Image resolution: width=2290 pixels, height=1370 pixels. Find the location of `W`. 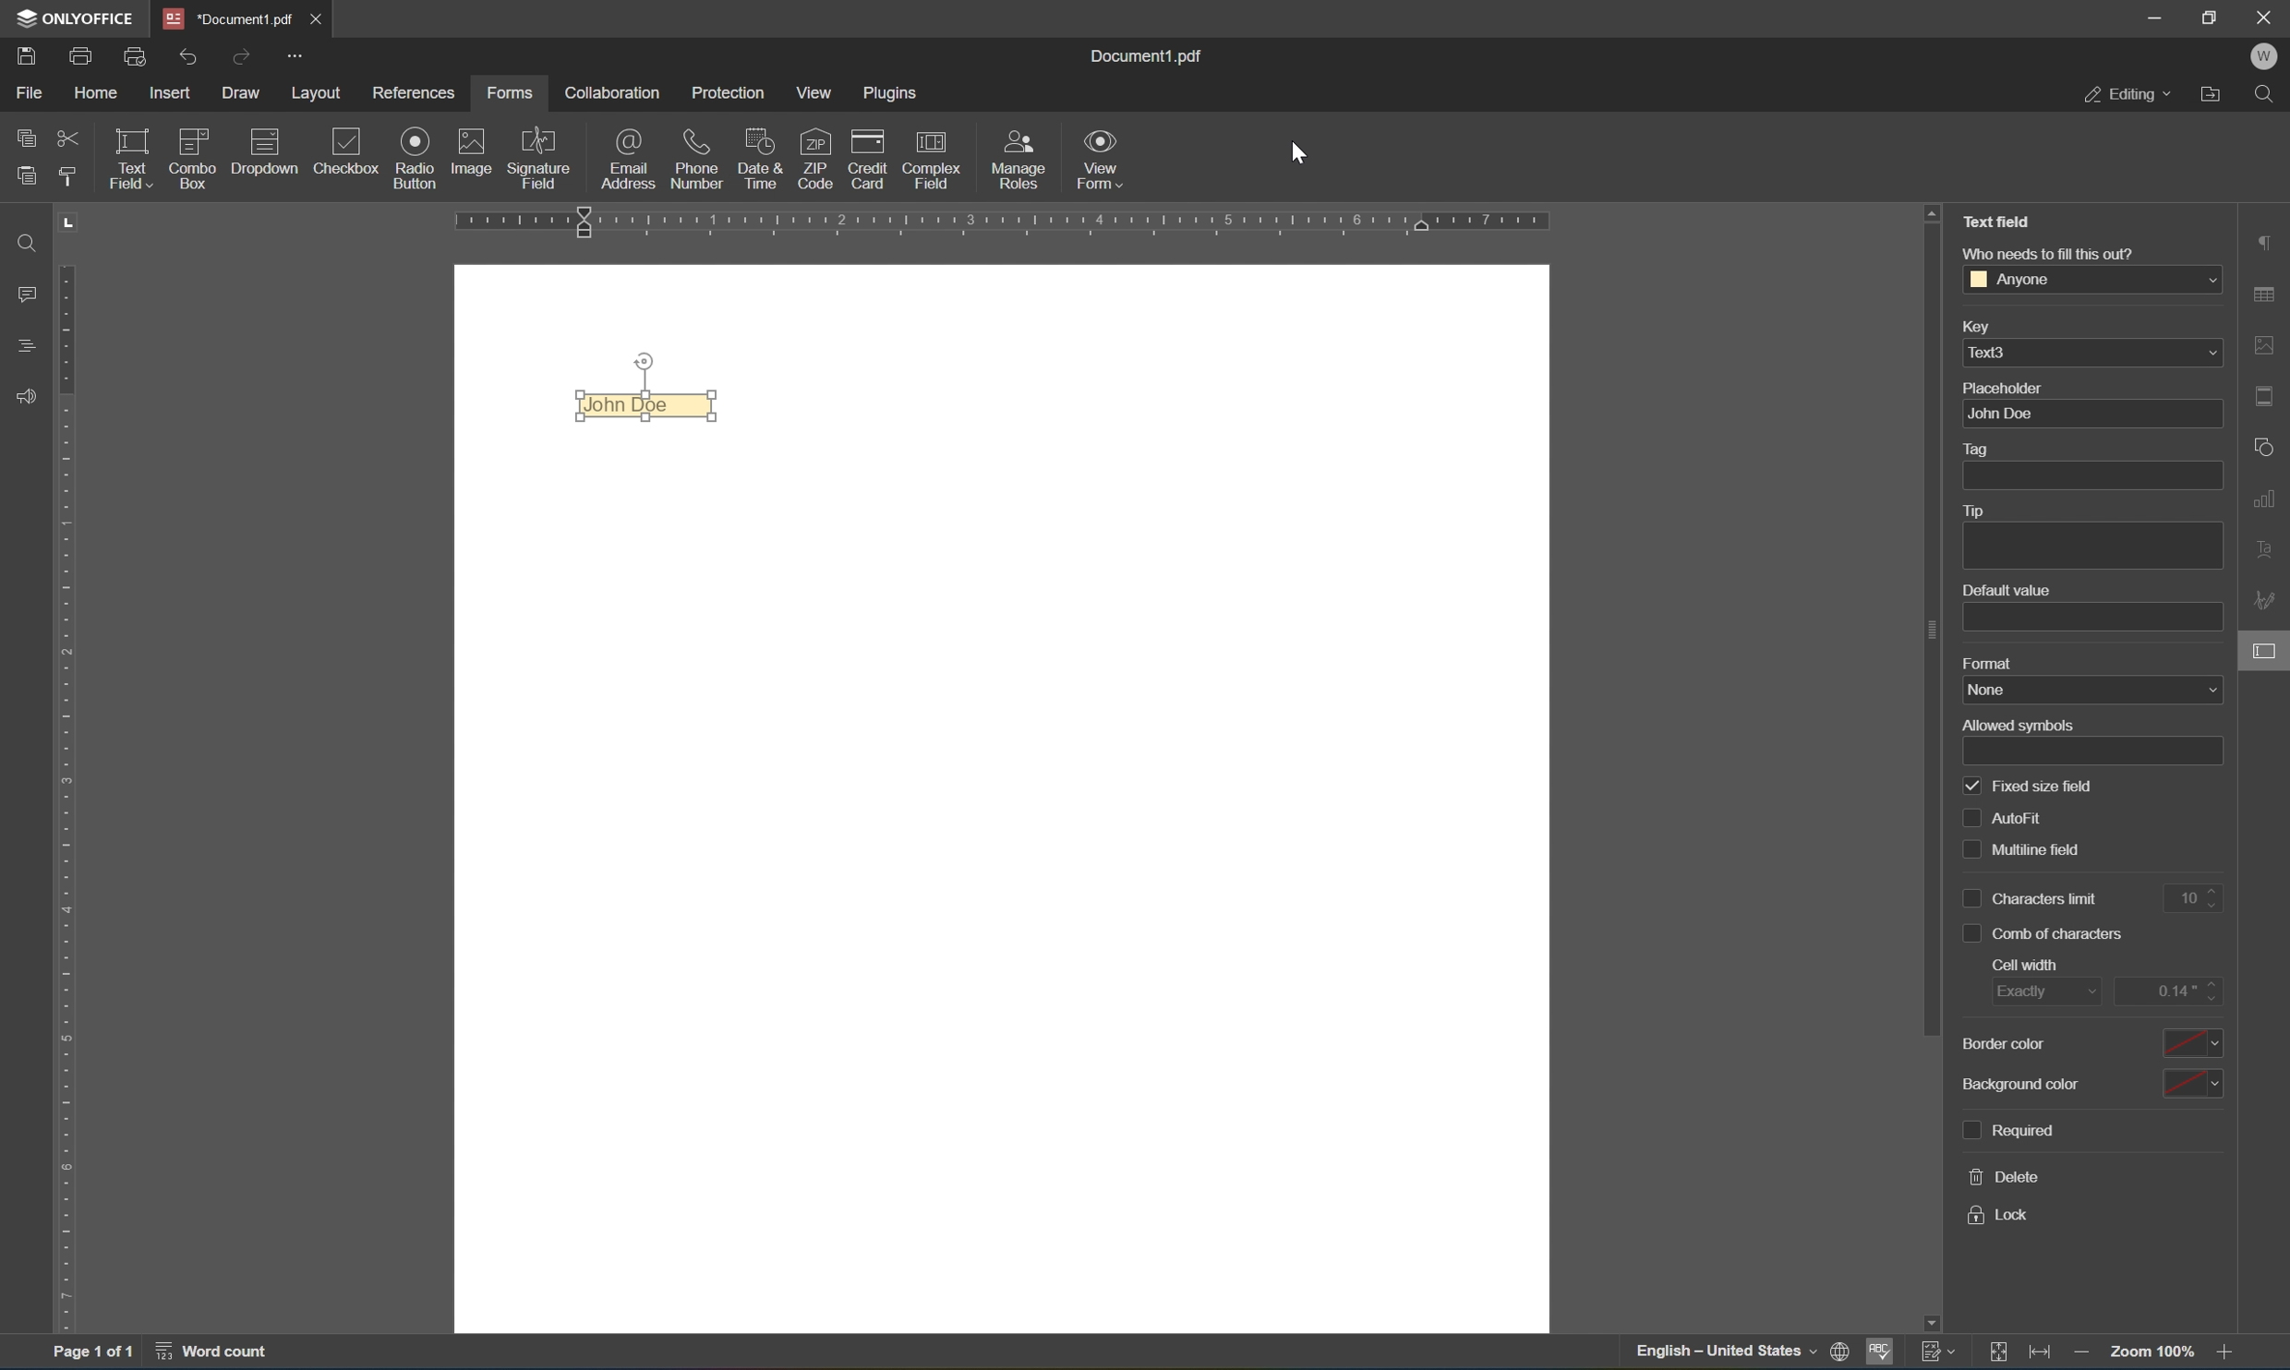

W is located at coordinates (2270, 54).